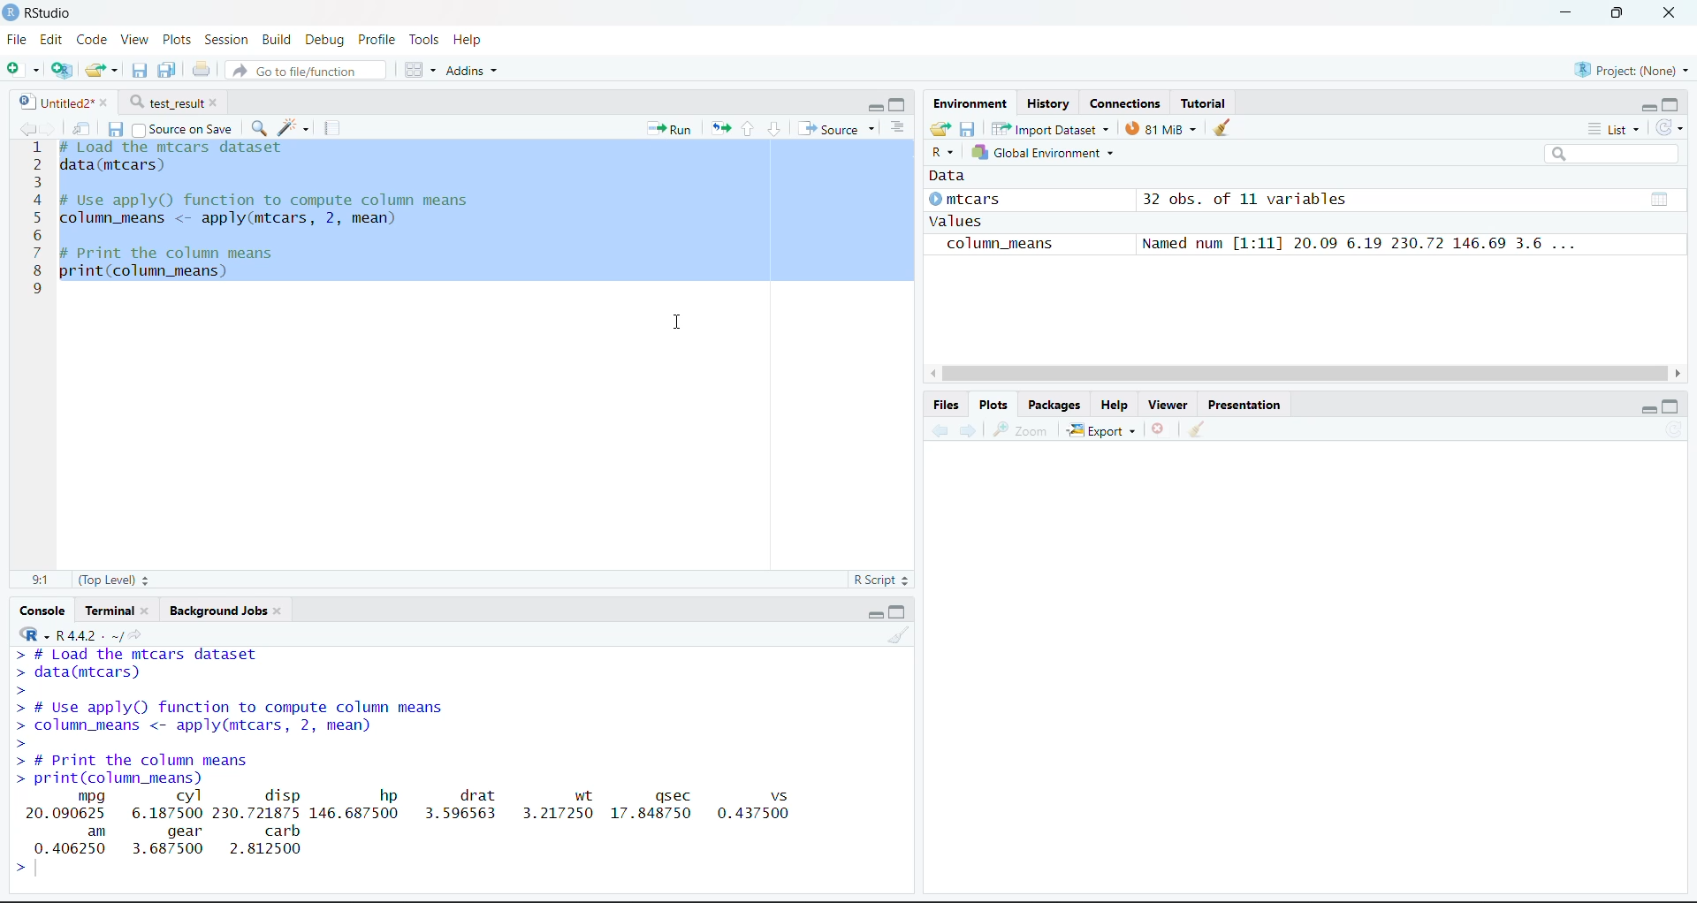  What do you see at coordinates (88, 634) in the screenshot?
I see `R 4.2.2~/` at bounding box center [88, 634].